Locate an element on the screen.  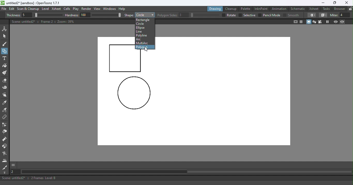
Field guide is located at coordinates (302, 21).